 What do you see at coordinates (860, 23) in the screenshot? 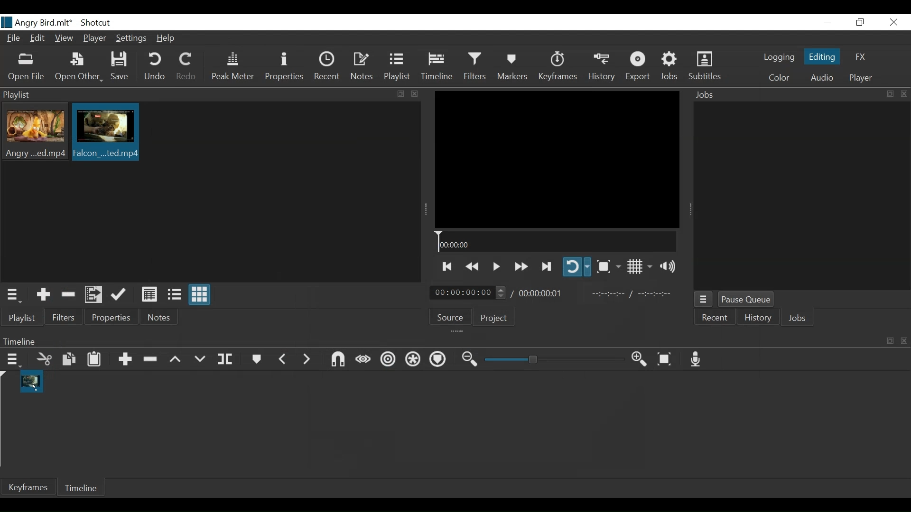
I see `Restore` at bounding box center [860, 23].